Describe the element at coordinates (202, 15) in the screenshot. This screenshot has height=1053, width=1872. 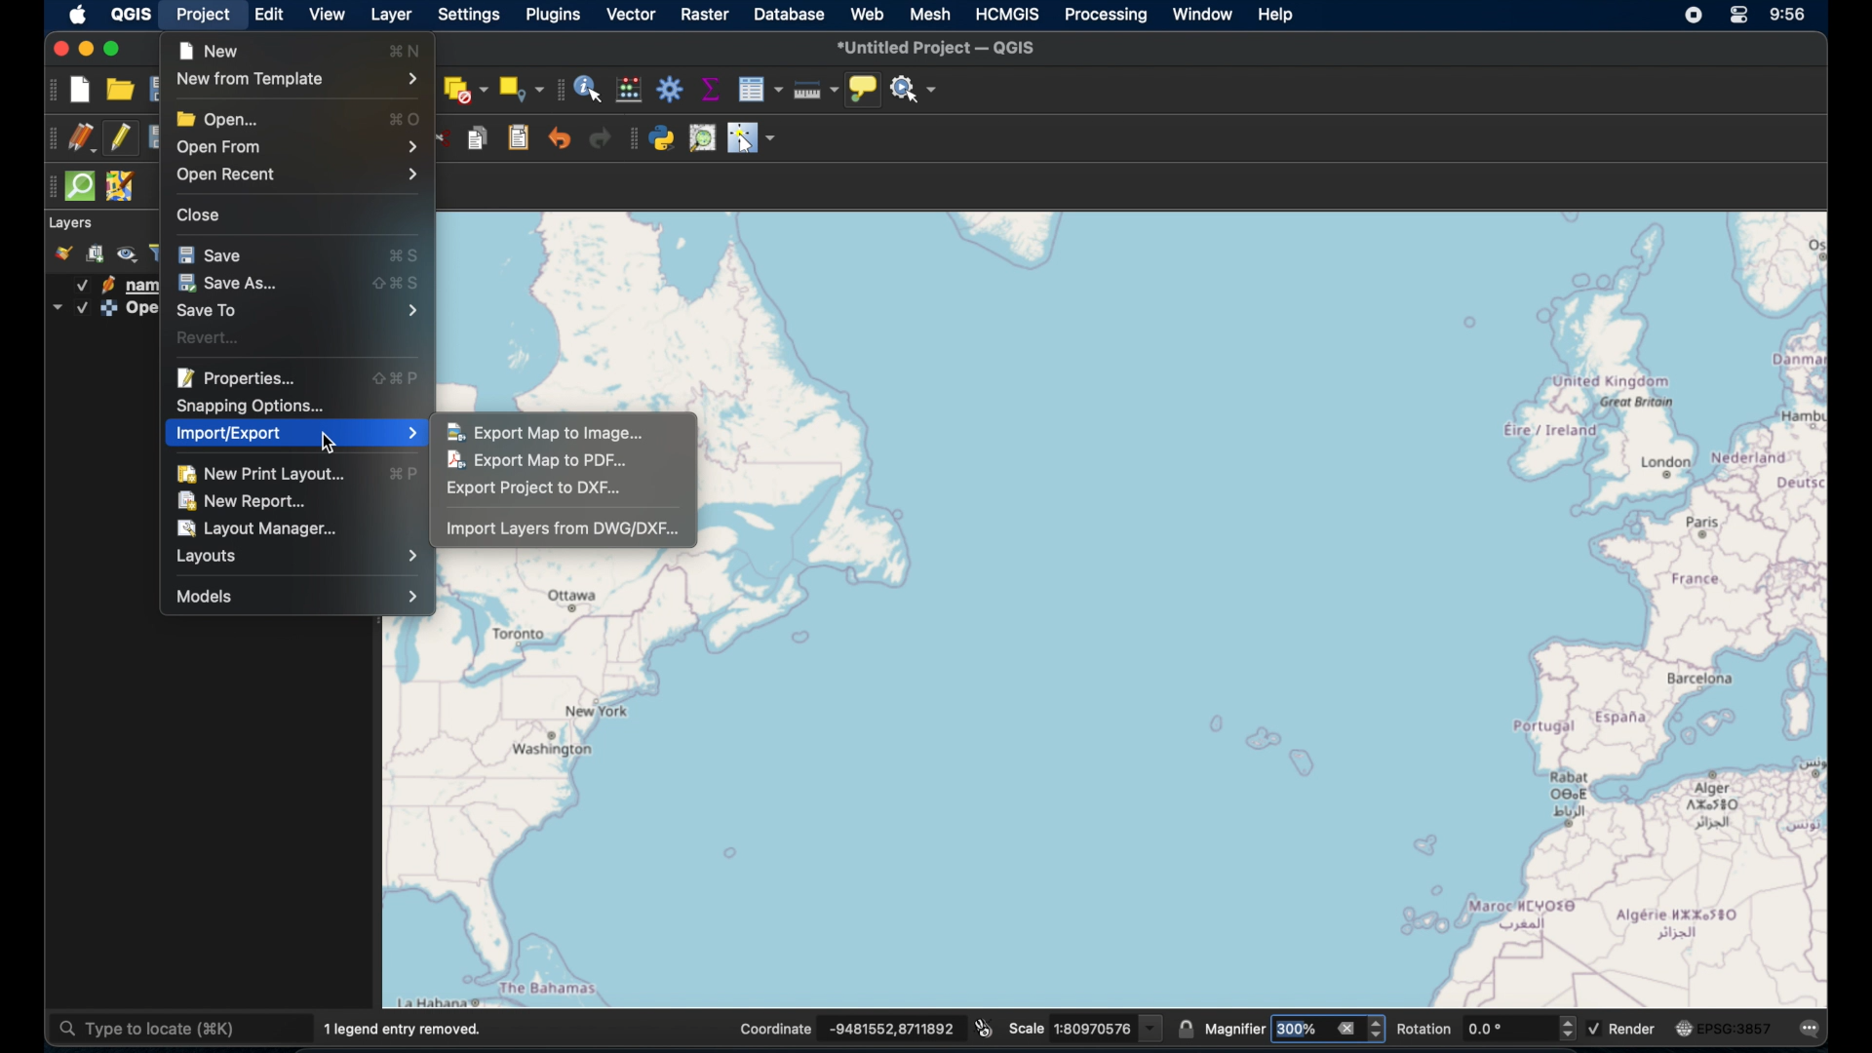
I see `project selected` at that location.